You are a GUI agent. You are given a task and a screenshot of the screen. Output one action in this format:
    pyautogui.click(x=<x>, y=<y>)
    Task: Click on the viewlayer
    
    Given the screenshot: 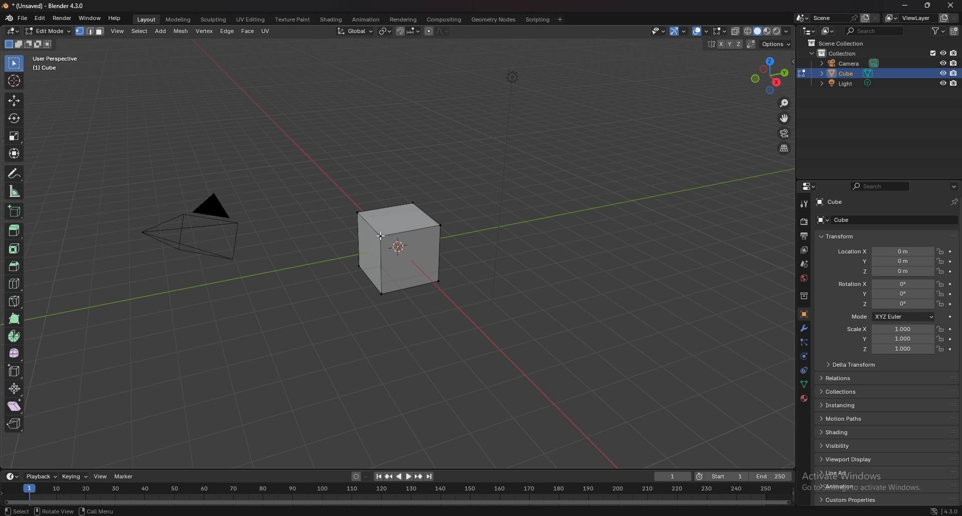 What is the action you would take?
    pyautogui.click(x=909, y=18)
    